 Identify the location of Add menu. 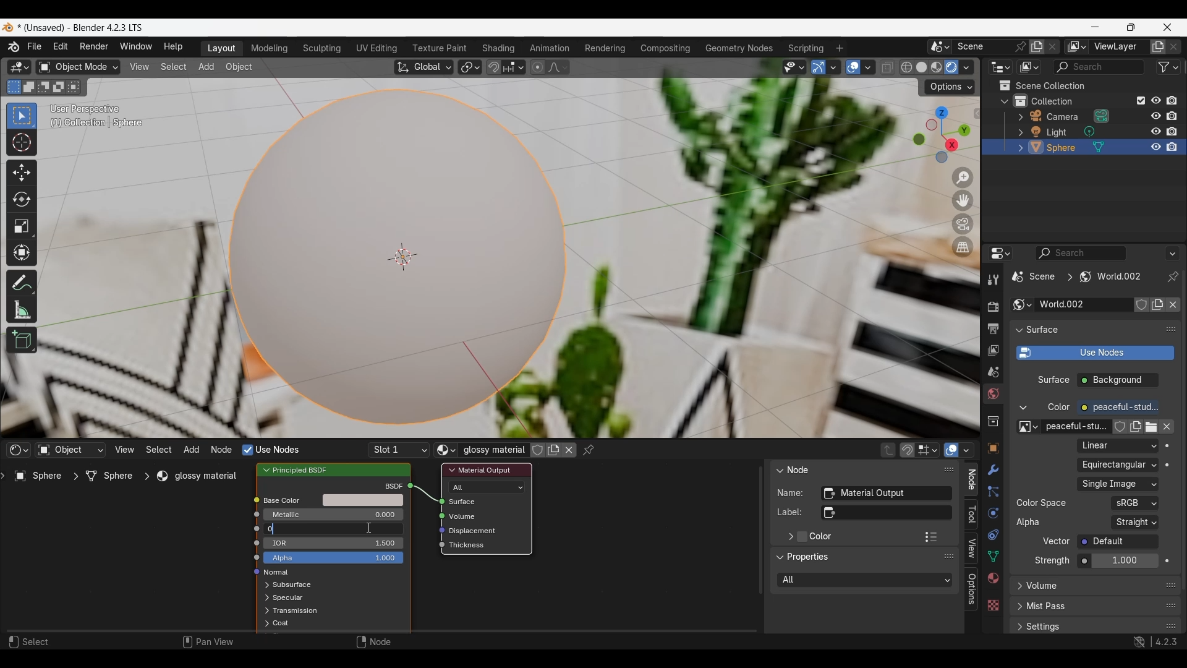
(191, 450).